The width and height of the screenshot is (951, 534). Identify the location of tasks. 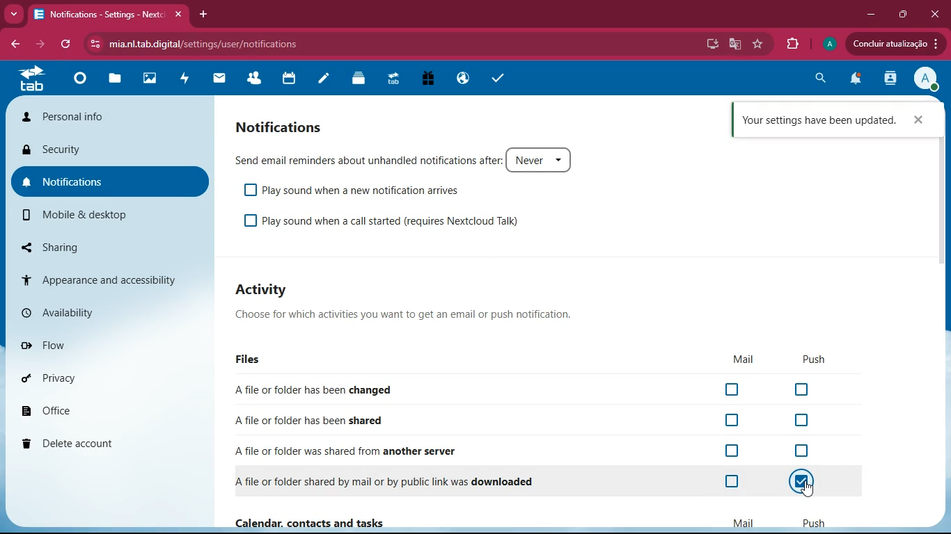
(498, 78).